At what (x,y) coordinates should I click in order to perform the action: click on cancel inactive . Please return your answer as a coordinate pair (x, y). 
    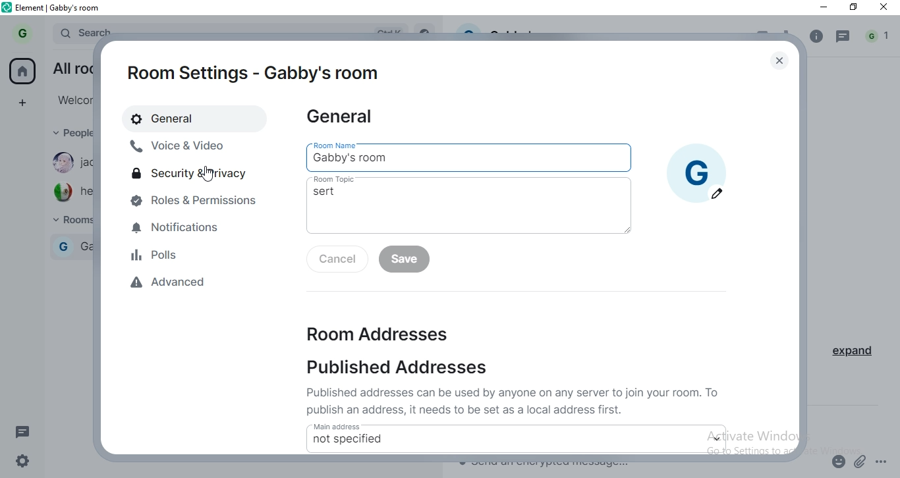
    Looking at the image, I should click on (337, 259).